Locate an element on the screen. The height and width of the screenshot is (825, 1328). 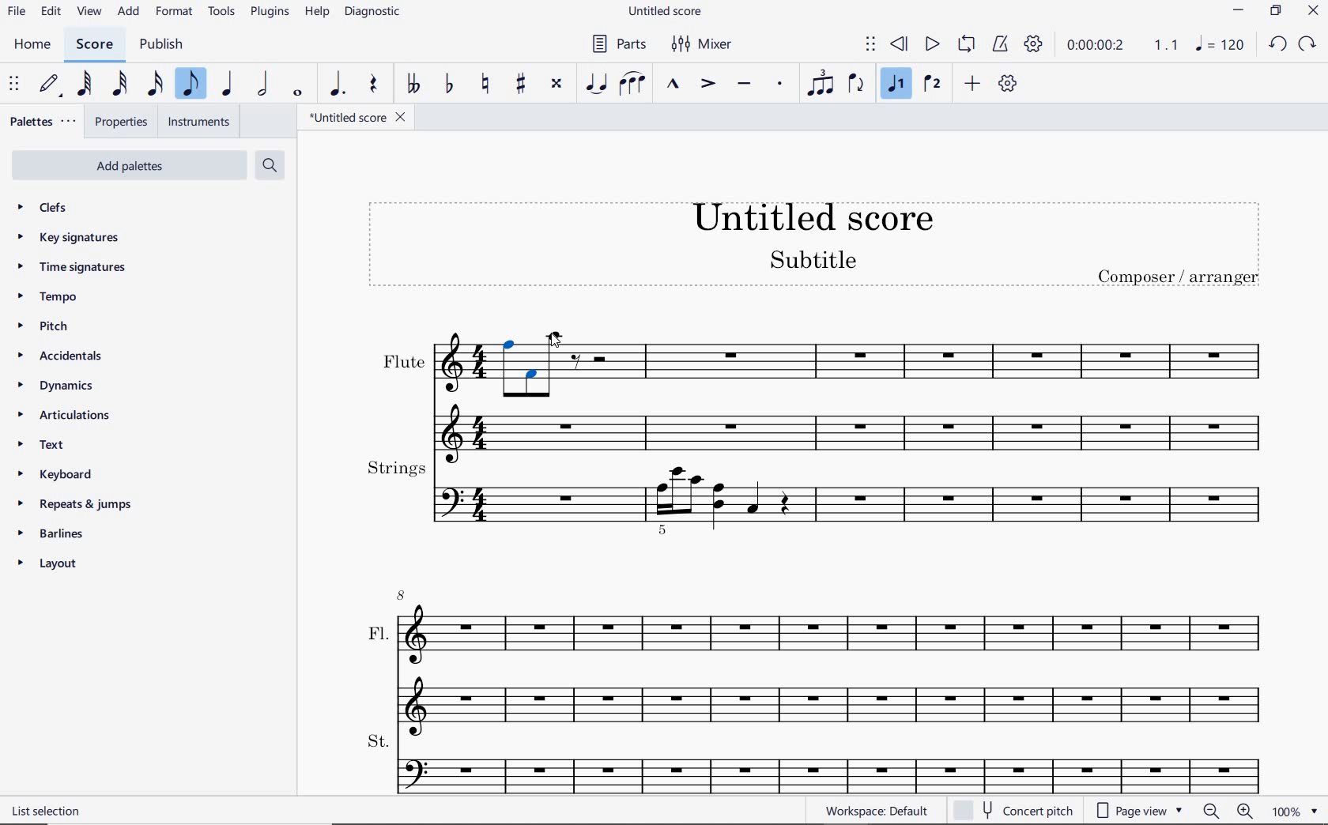
INSTRUMENTS is located at coordinates (200, 122).